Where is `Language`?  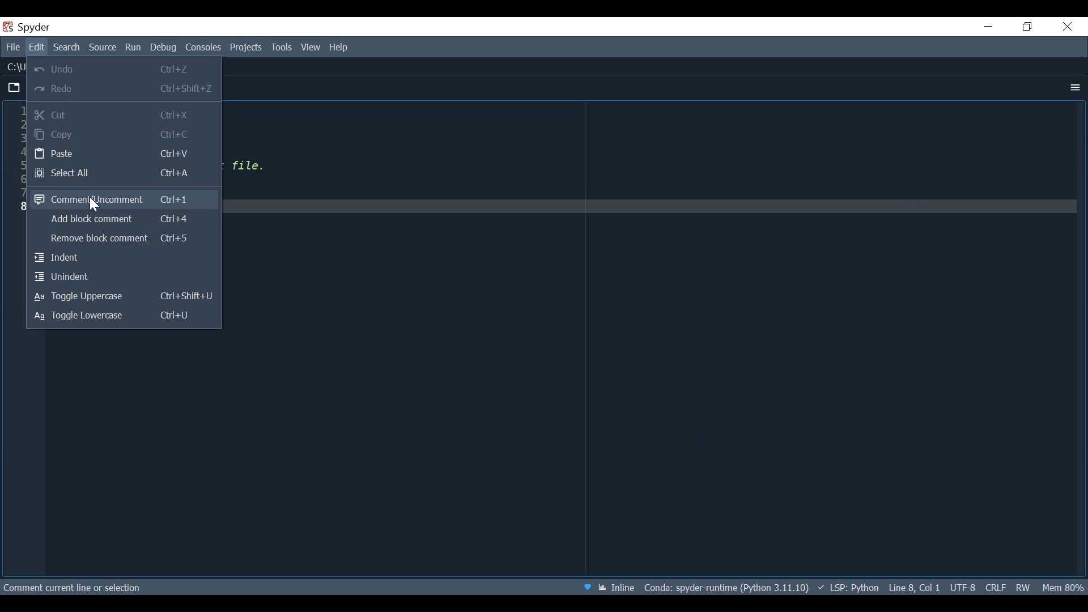 Language is located at coordinates (847, 588).